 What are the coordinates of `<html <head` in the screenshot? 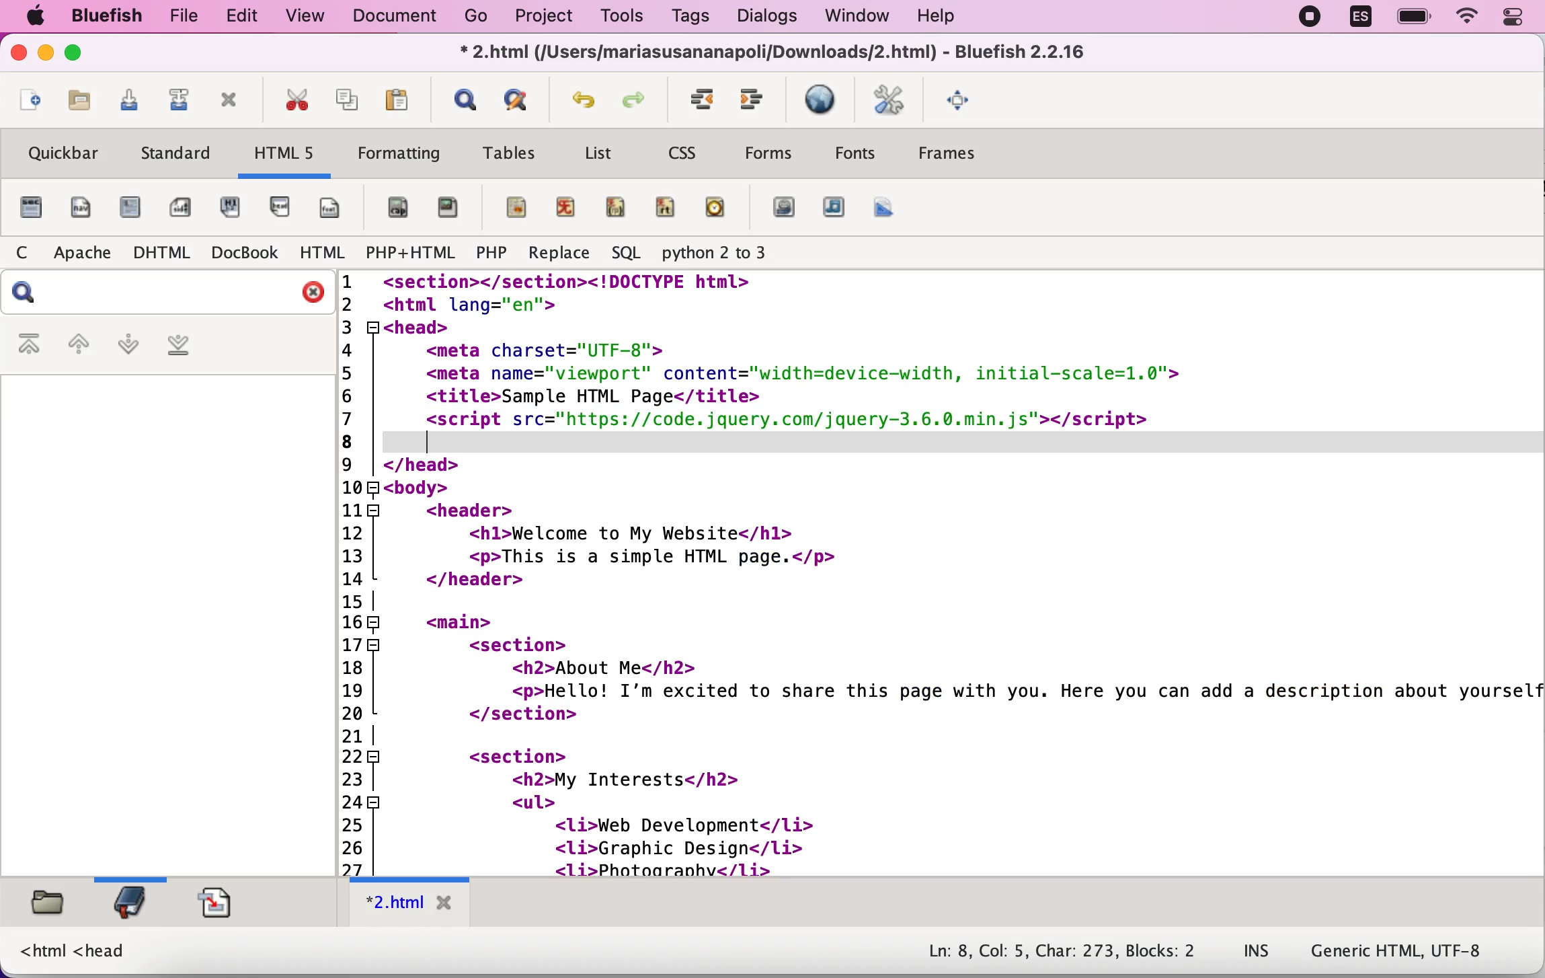 It's located at (75, 952).